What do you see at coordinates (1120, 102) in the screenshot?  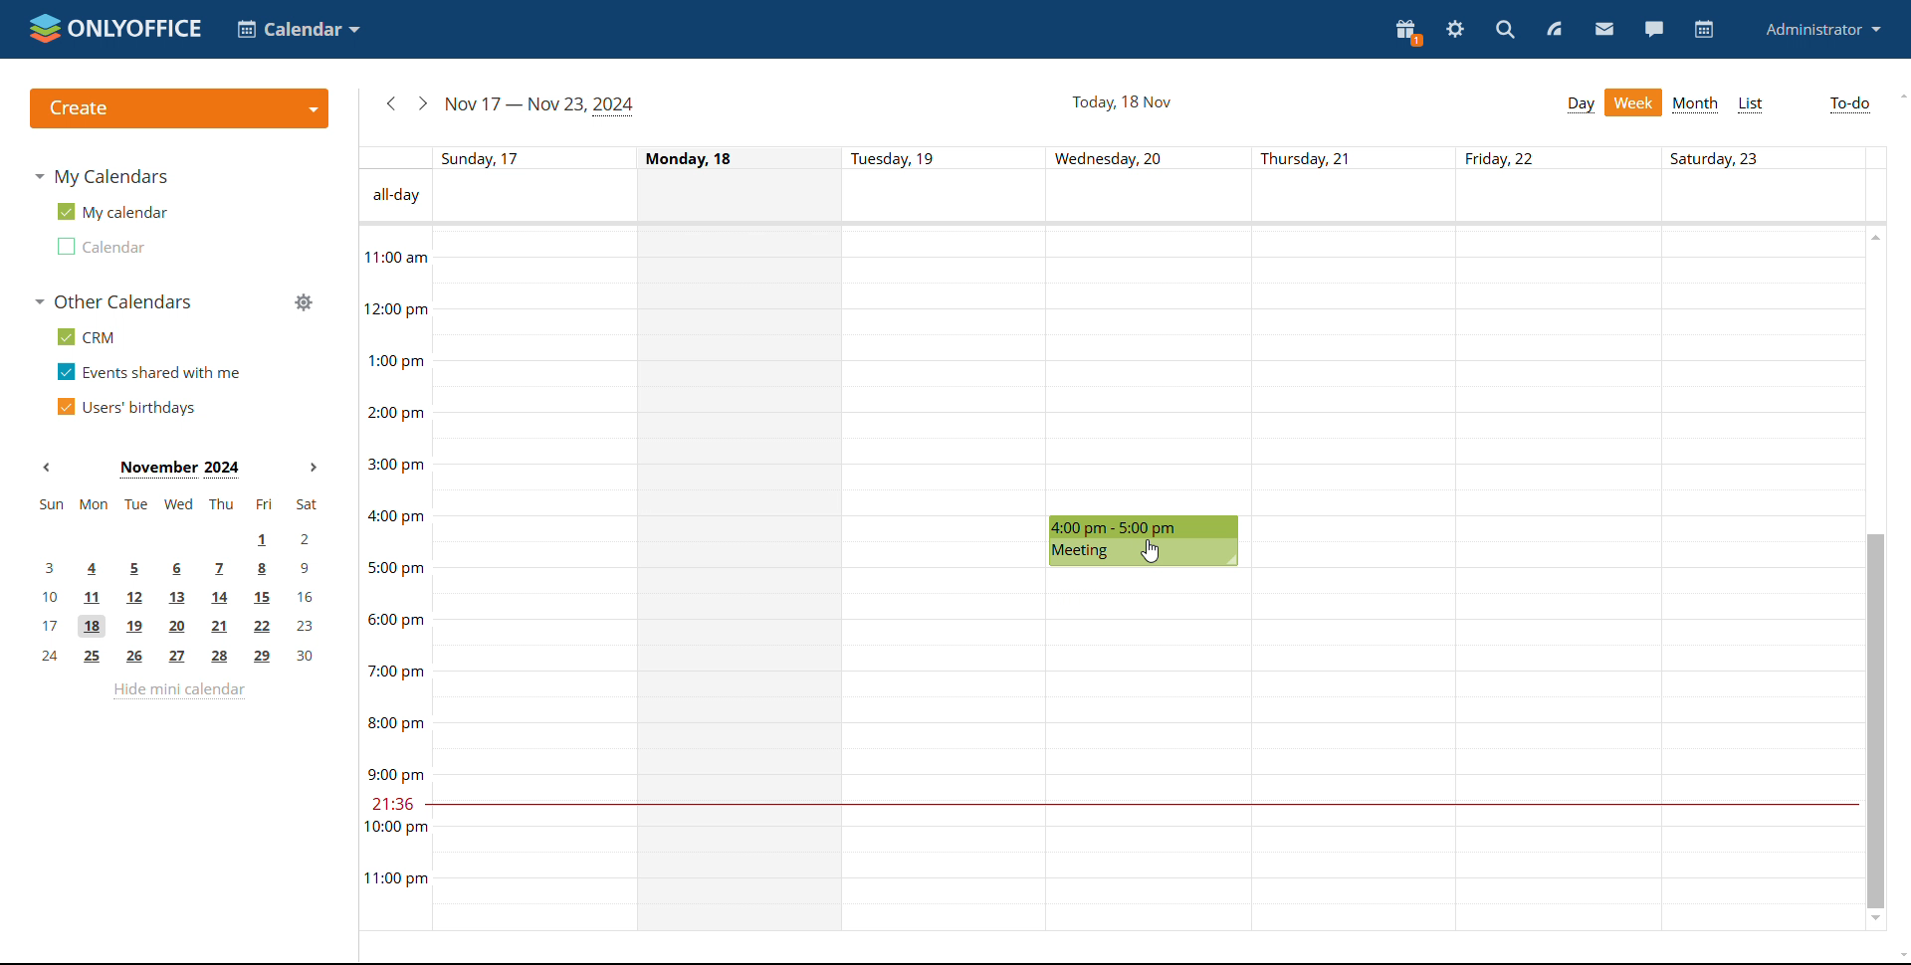 I see `current date` at bounding box center [1120, 102].